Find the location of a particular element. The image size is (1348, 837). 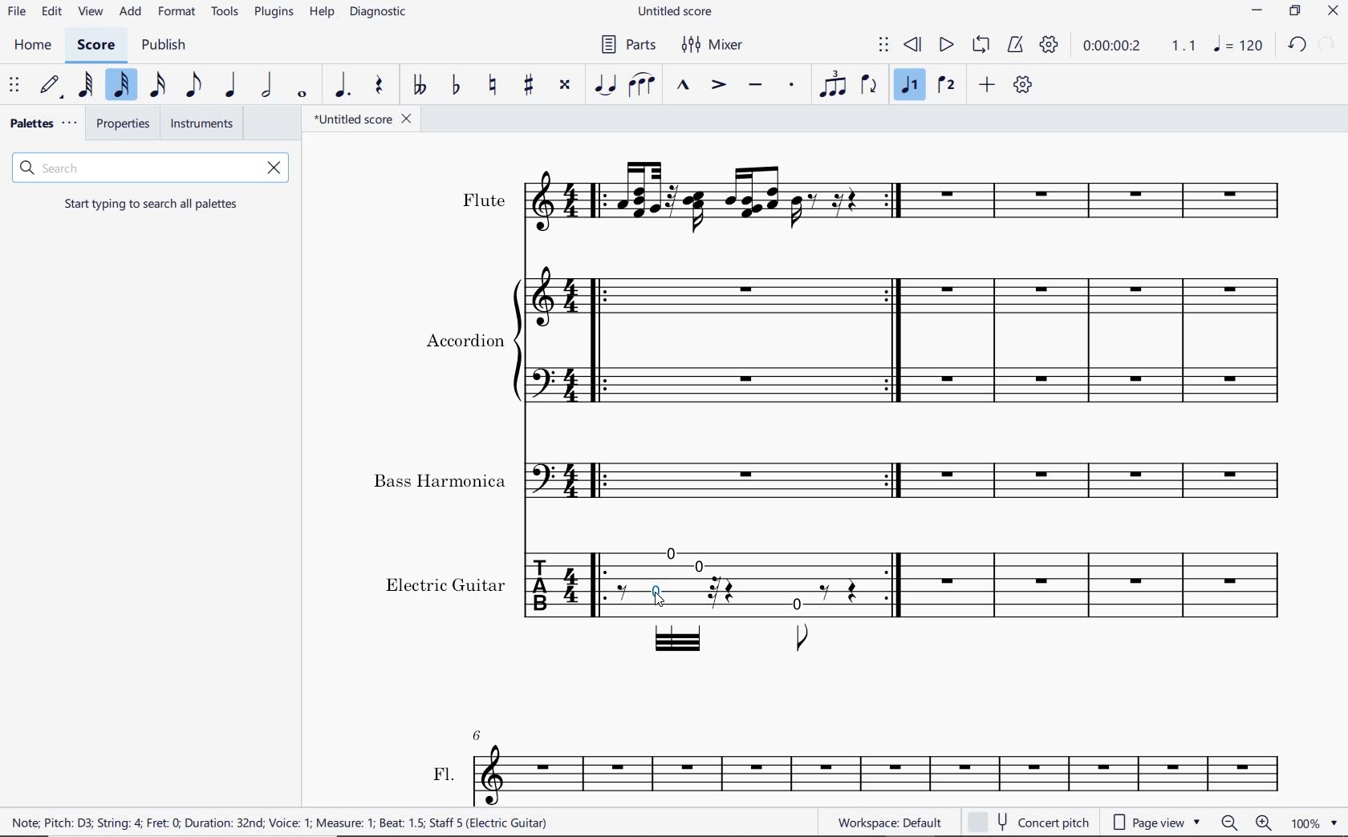

restore down is located at coordinates (1327, 45).